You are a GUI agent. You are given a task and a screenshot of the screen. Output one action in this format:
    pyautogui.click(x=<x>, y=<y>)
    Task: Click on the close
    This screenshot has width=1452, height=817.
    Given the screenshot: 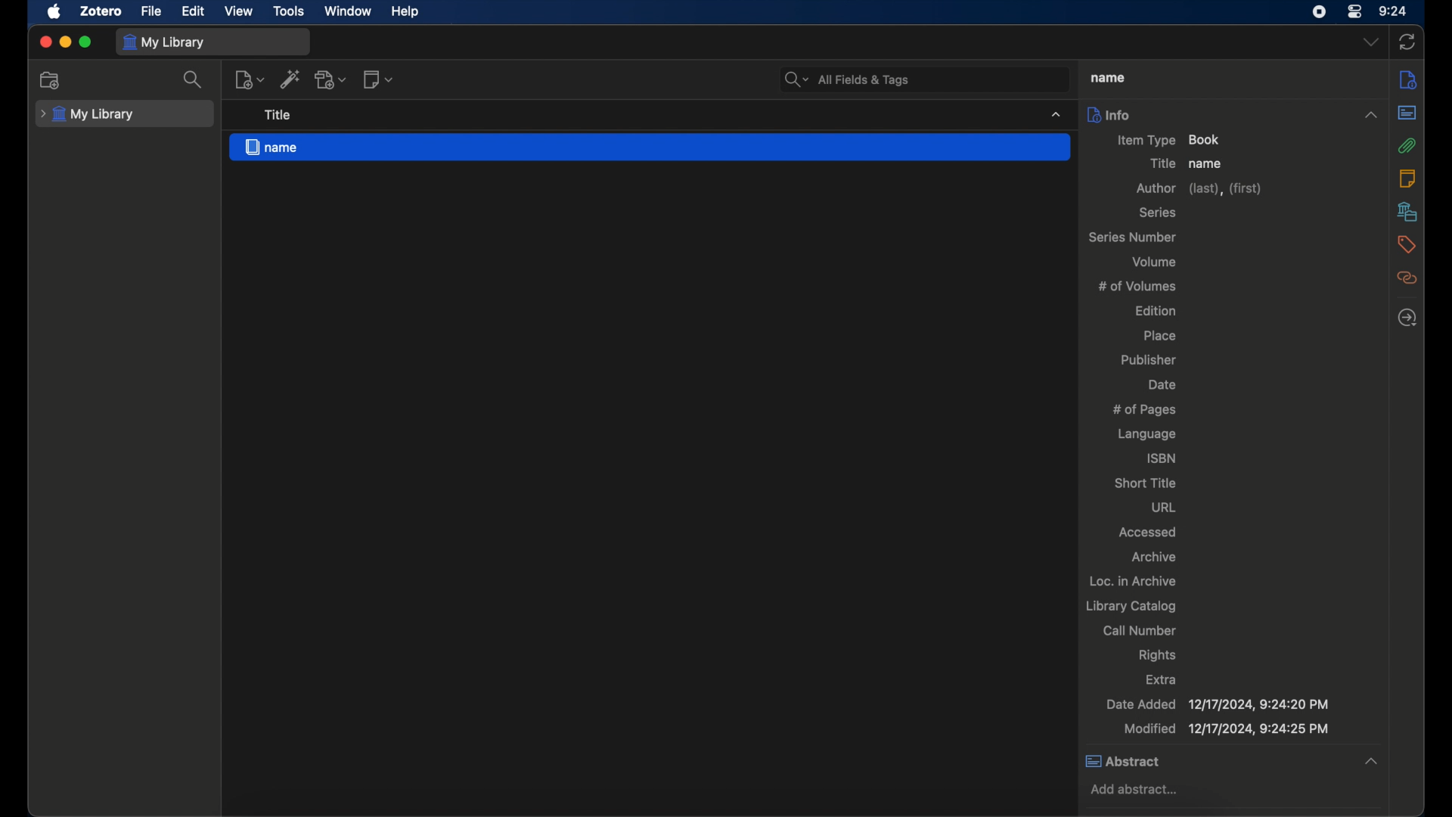 What is the action you would take?
    pyautogui.click(x=46, y=42)
    